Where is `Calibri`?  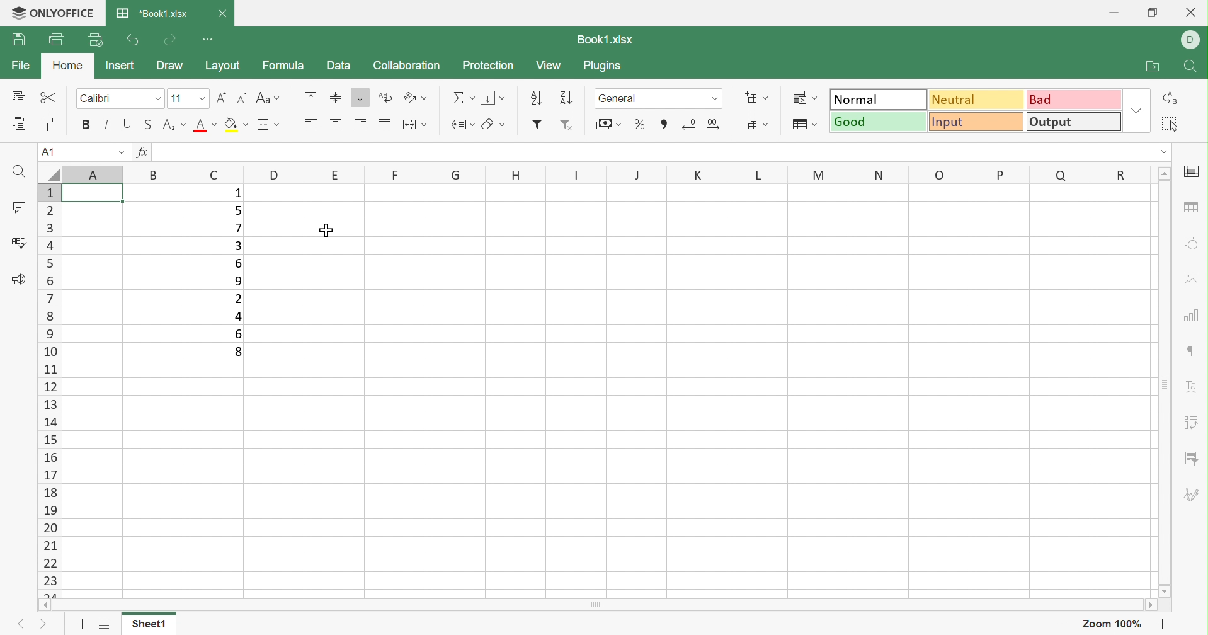
Calibri is located at coordinates (96, 100).